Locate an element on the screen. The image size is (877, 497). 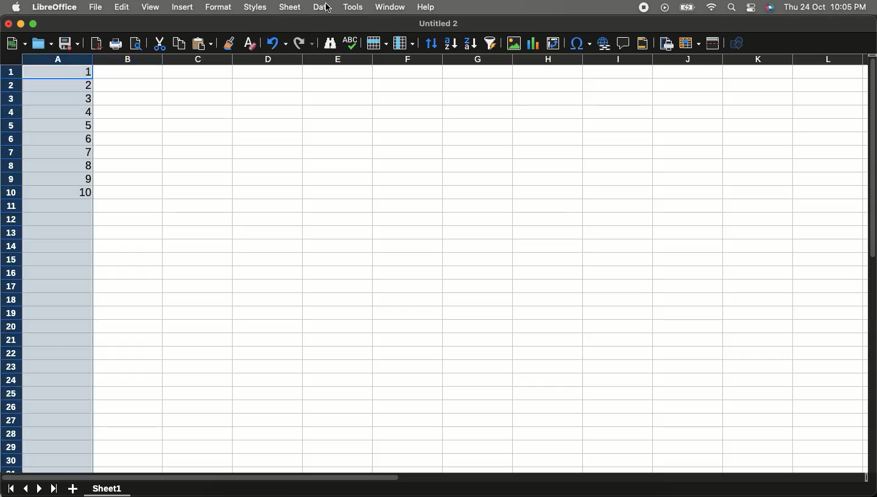
Redo is located at coordinates (303, 42).